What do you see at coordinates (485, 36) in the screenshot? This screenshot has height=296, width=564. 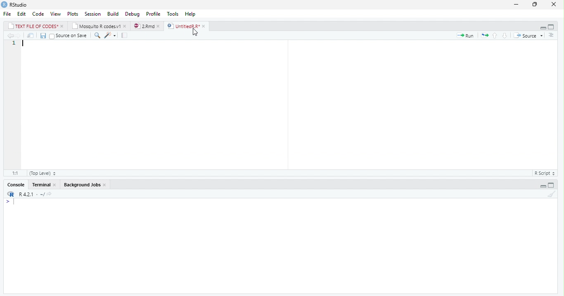 I see `re-run the previous section` at bounding box center [485, 36].